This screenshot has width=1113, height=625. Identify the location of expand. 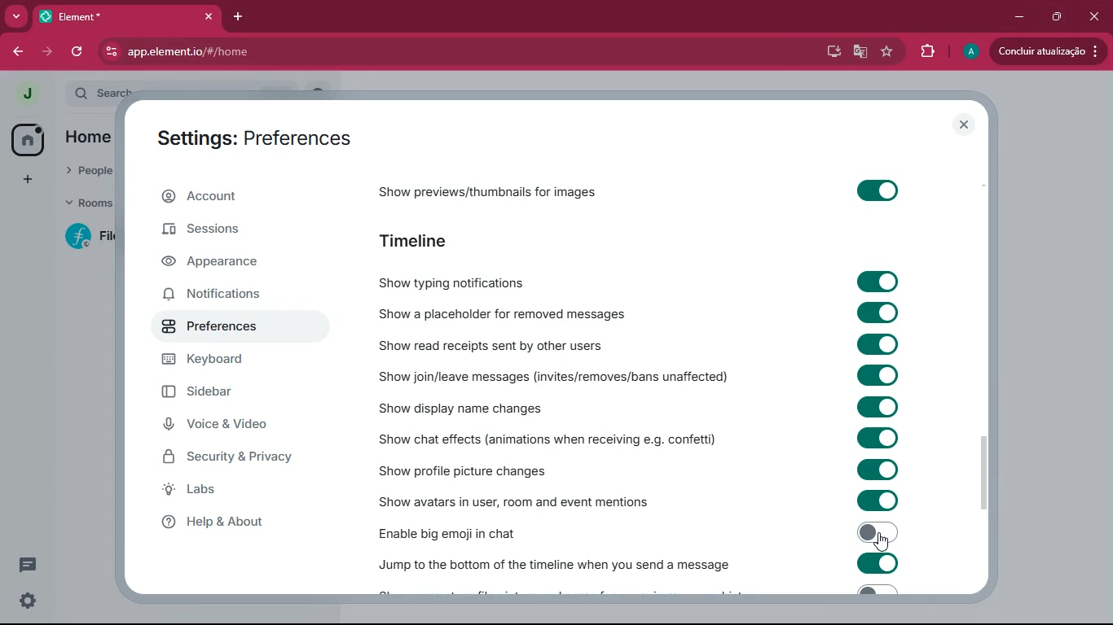
(56, 94).